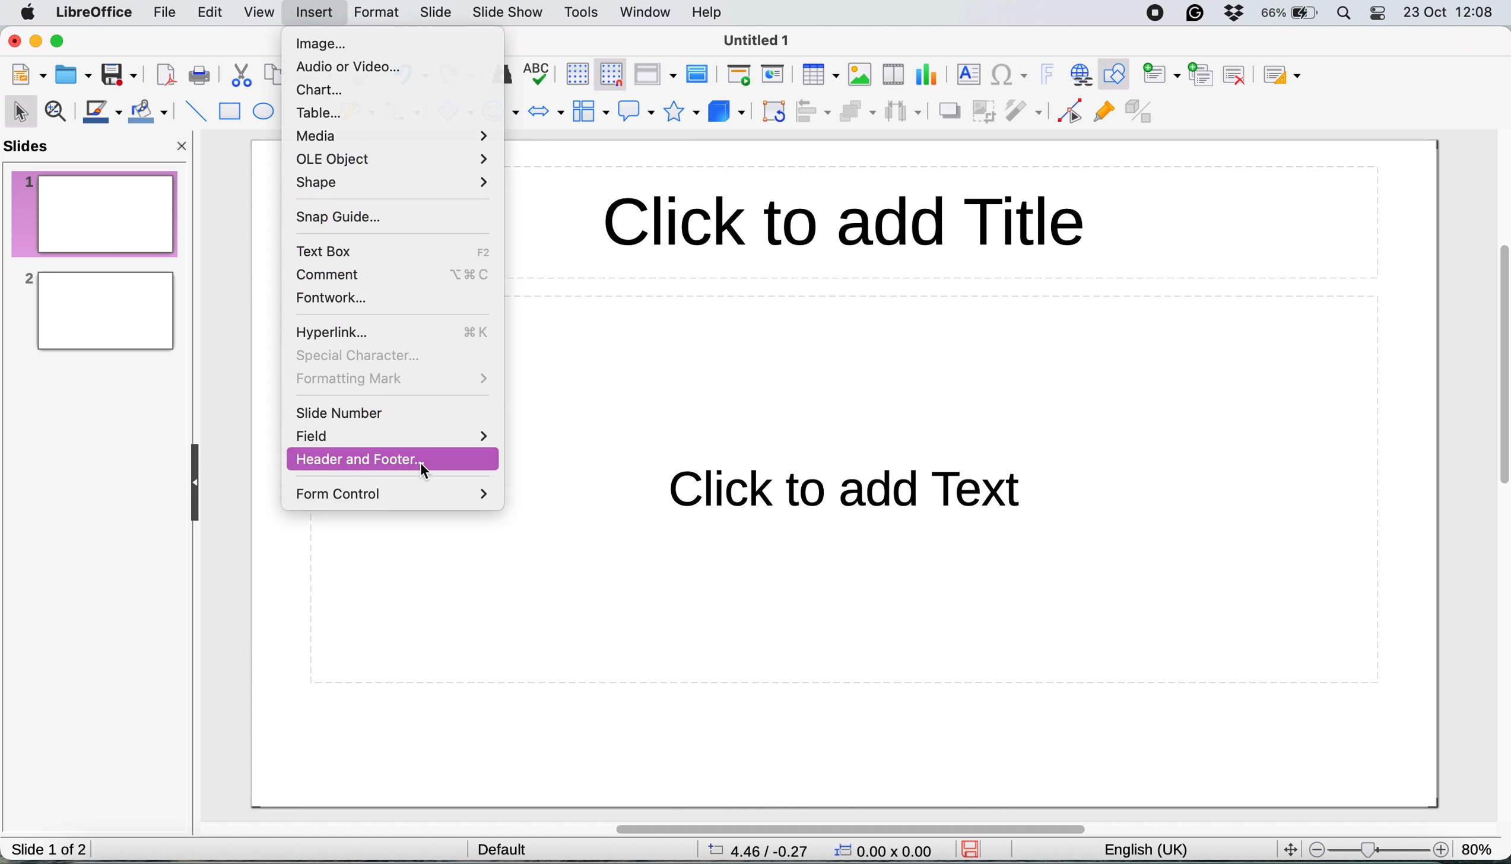 The height and width of the screenshot is (864, 1511). Describe the element at coordinates (1234, 15) in the screenshot. I see `dropbox` at that location.